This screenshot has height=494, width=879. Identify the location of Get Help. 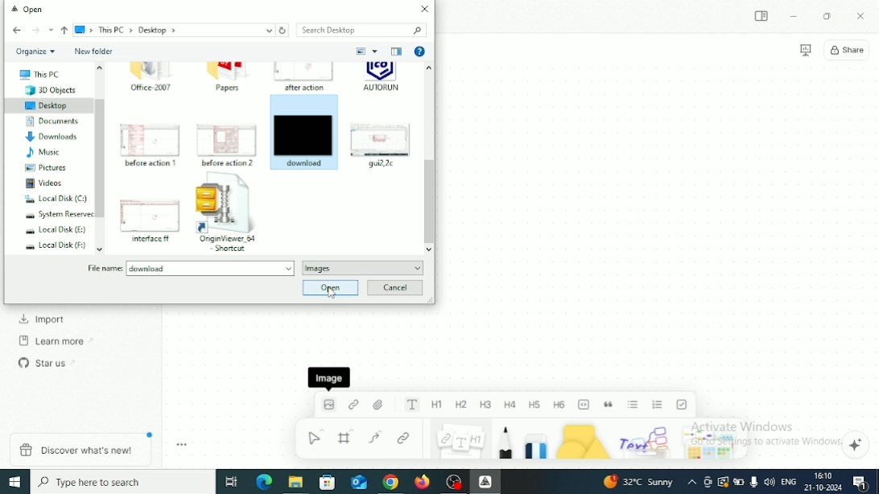
(419, 52).